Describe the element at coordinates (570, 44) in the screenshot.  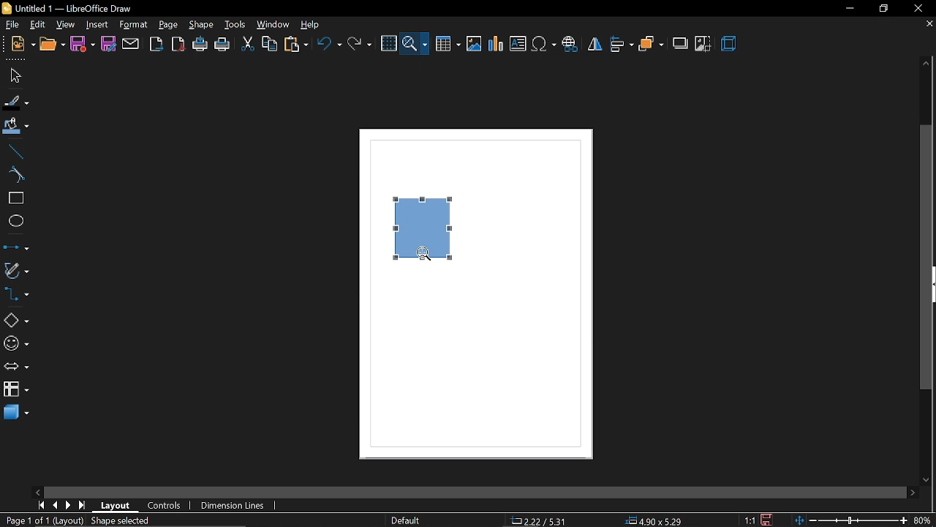
I see `Insert hyperlink` at that location.